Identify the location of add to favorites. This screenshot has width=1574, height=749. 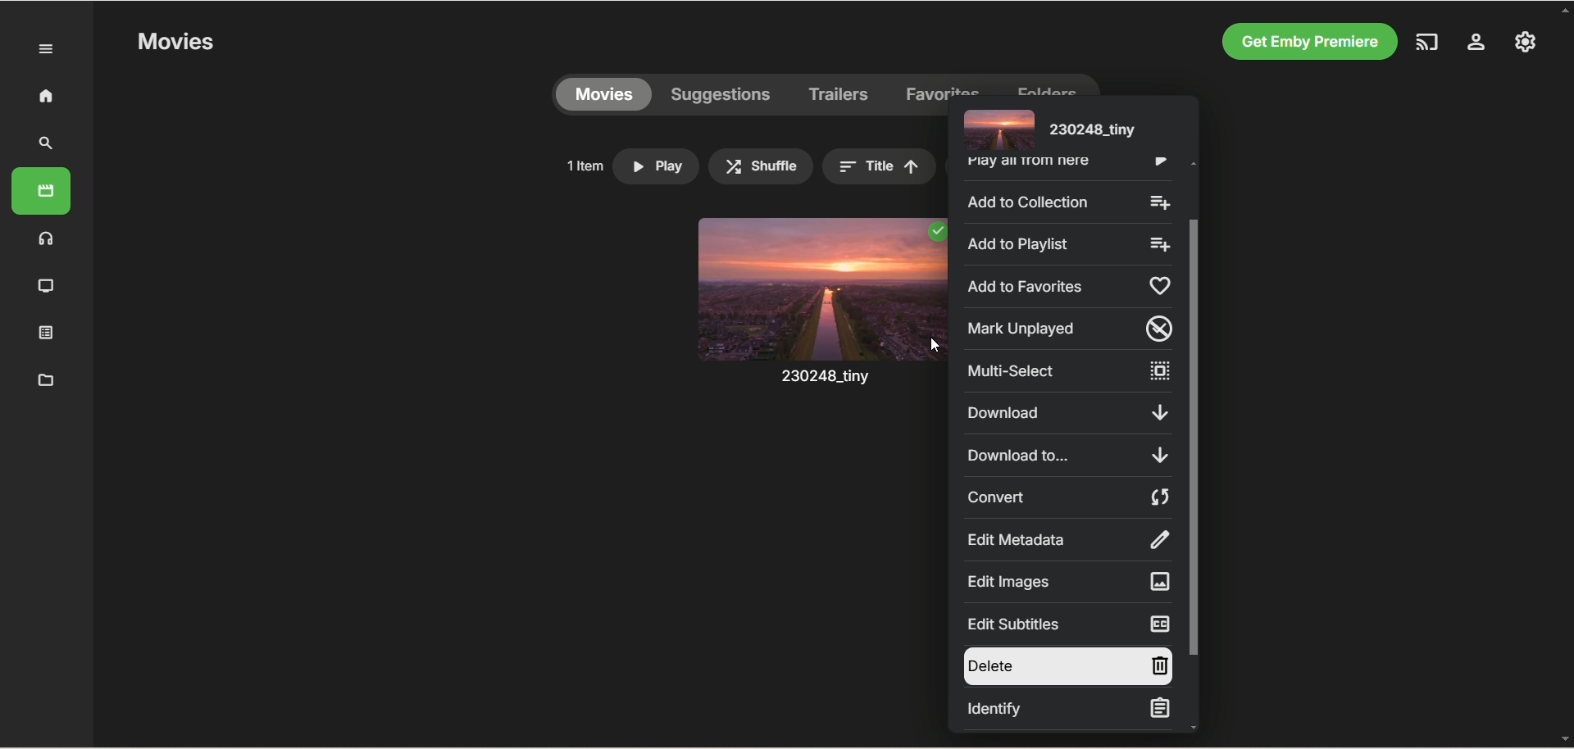
(1065, 286).